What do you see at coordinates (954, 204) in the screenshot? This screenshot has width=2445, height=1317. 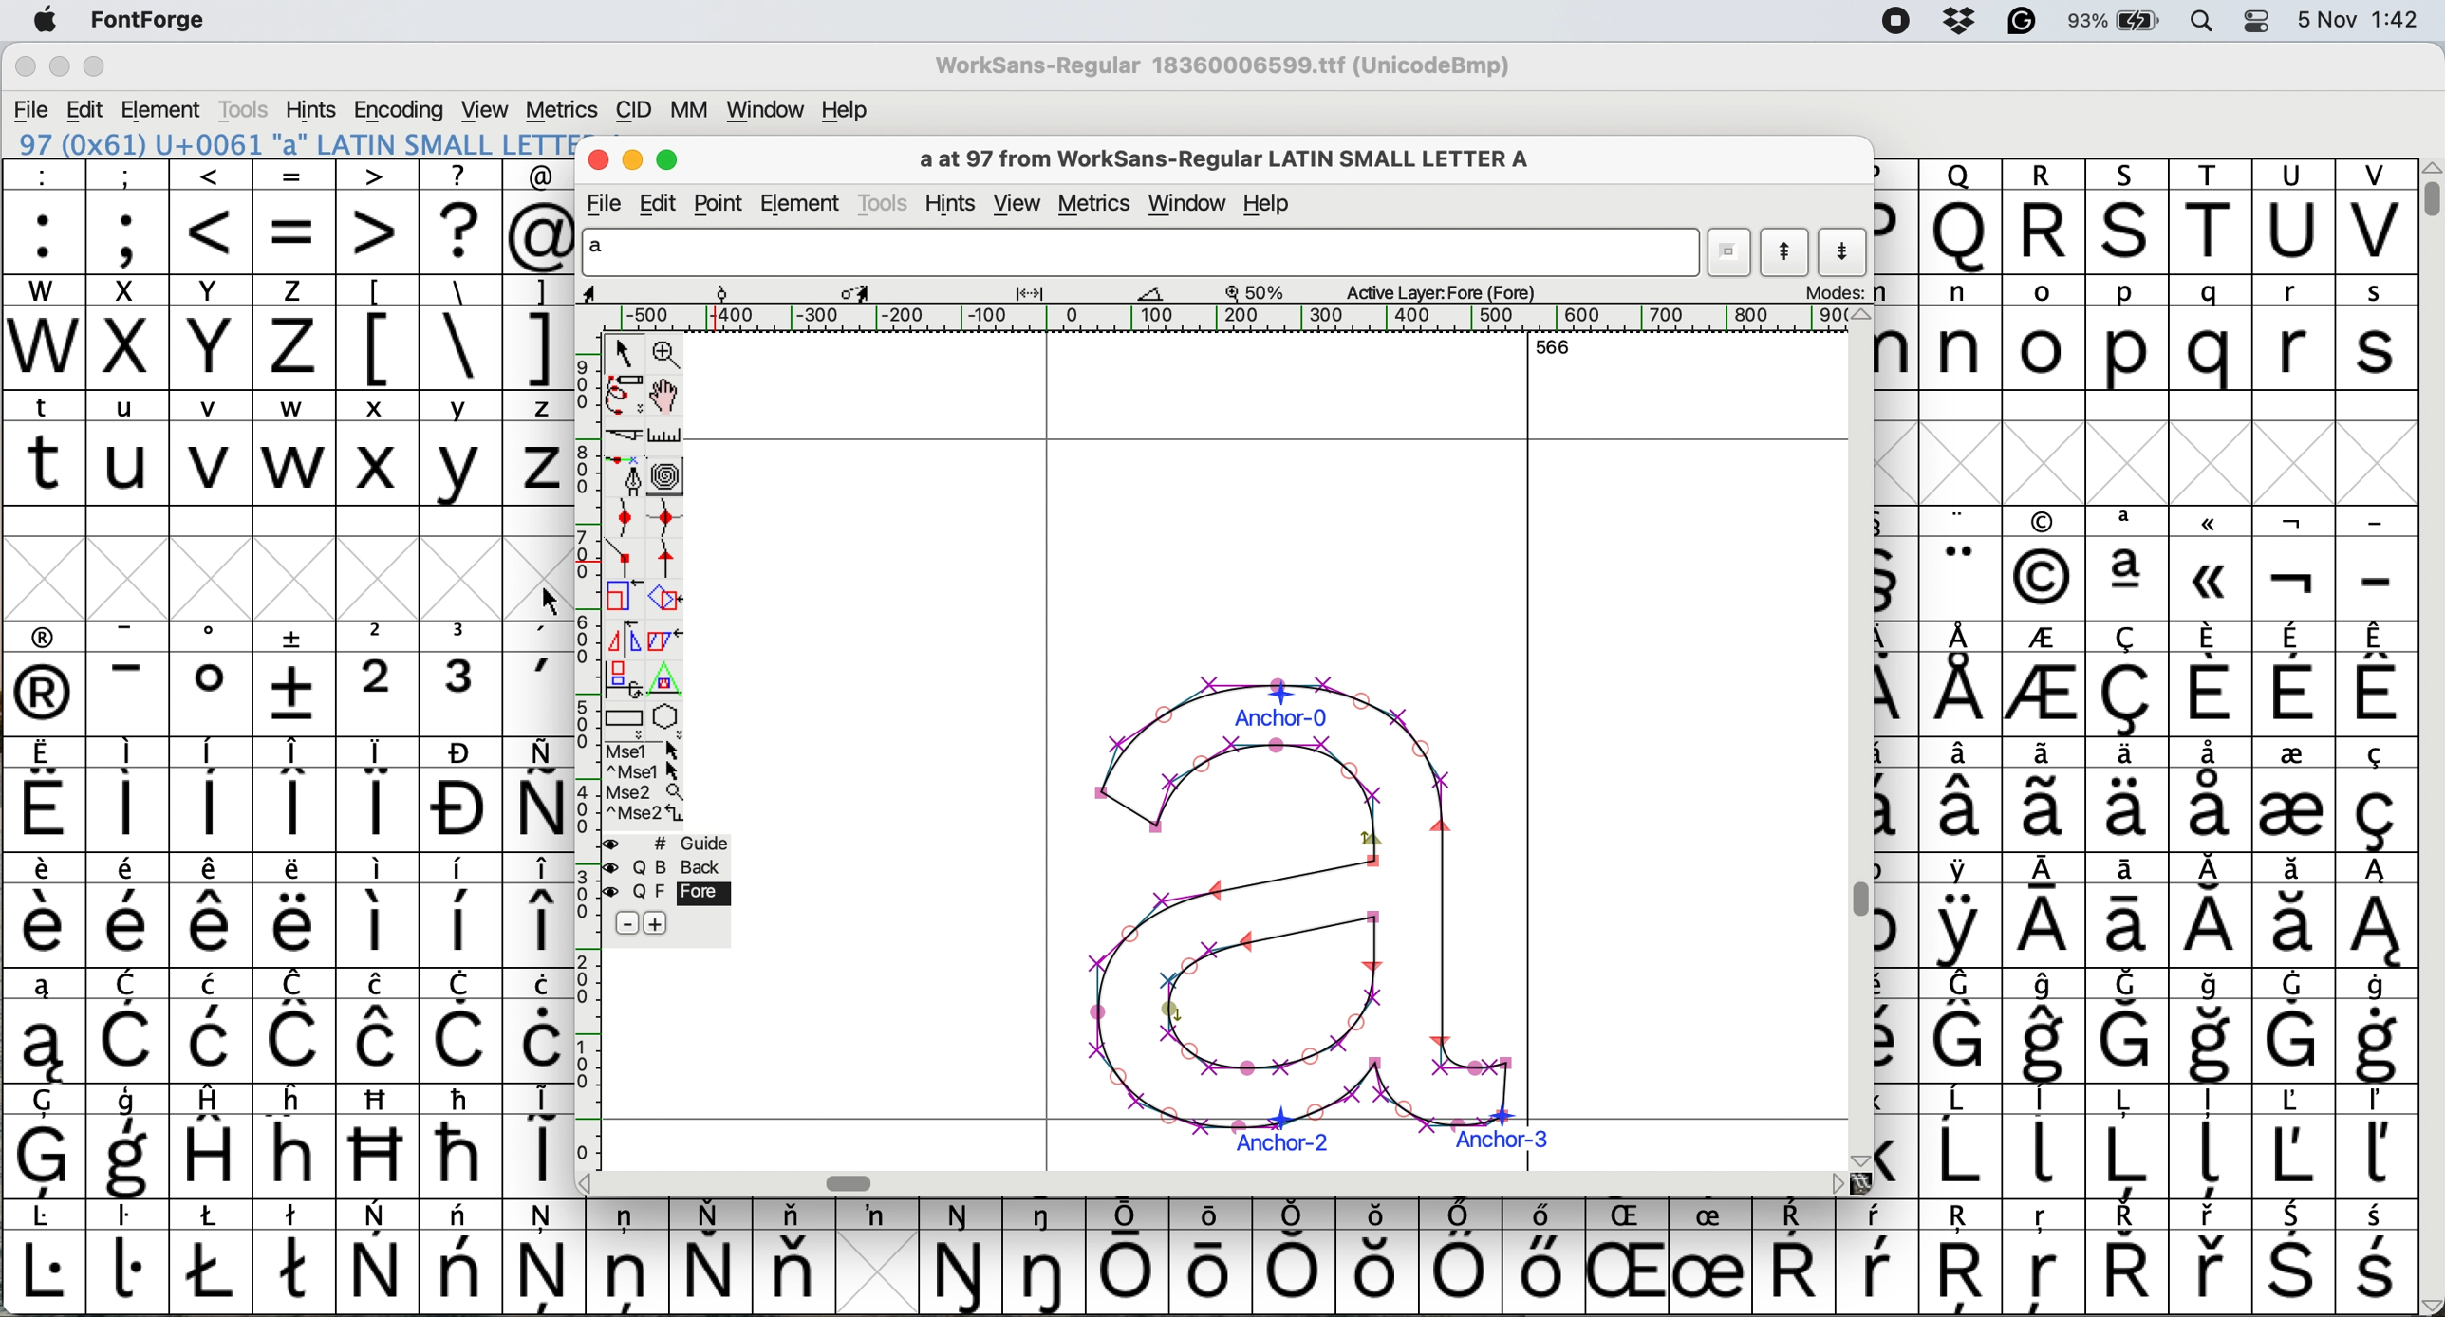 I see `hints` at bounding box center [954, 204].